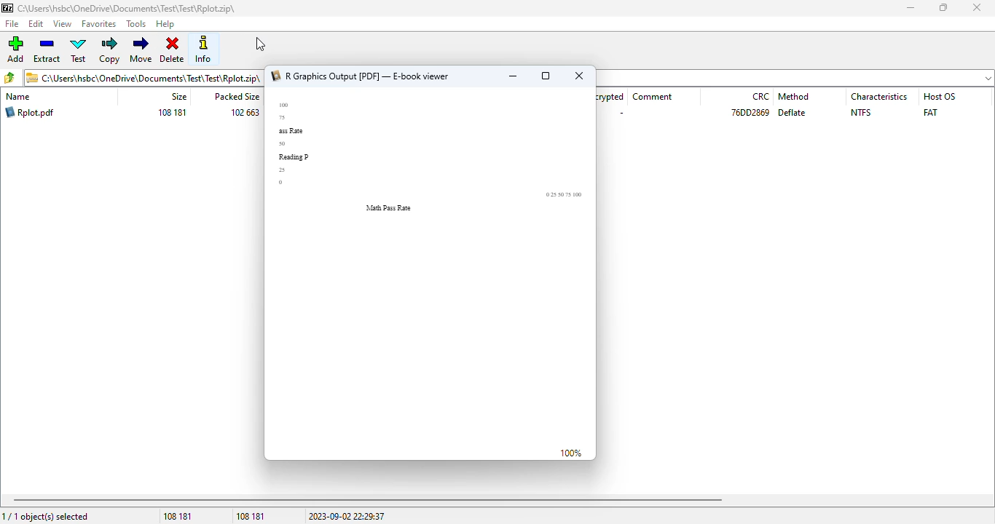 This screenshot has width=995, height=524. Describe the element at coordinates (910, 8) in the screenshot. I see `minimize` at that location.